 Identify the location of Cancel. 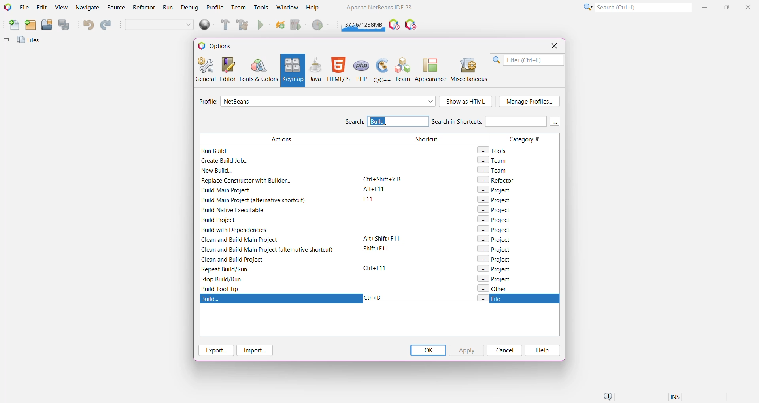
(504, 350).